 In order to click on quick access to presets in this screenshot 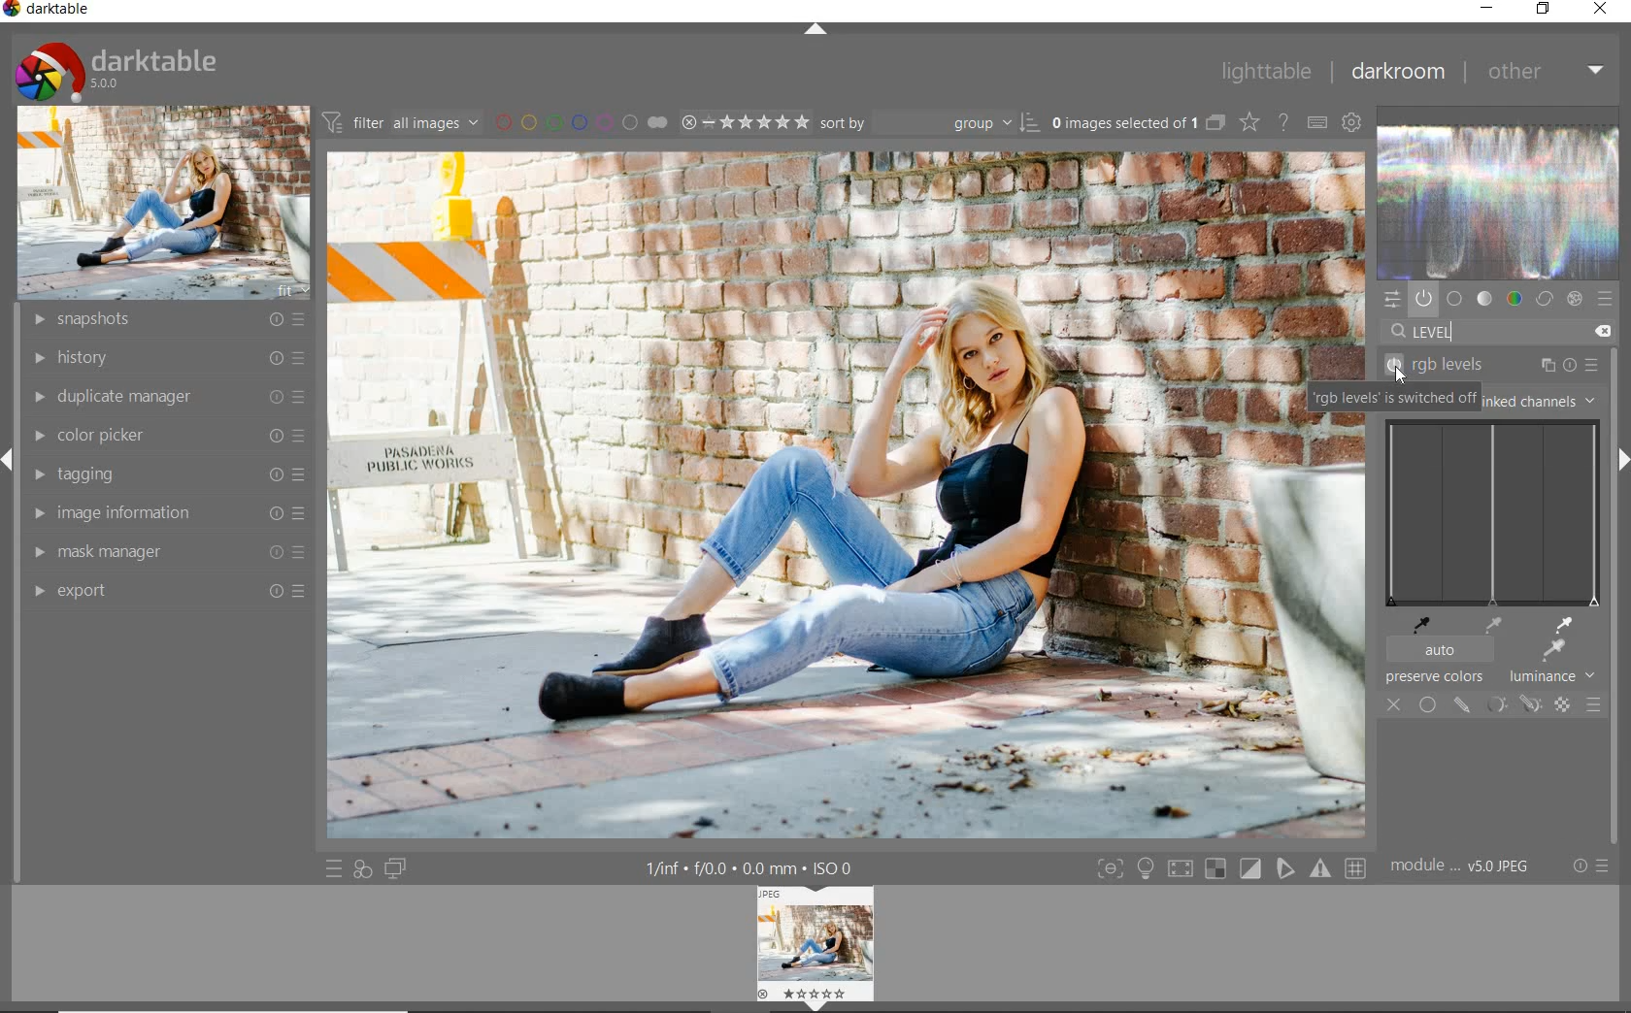, I will do `click(335, 869)`.